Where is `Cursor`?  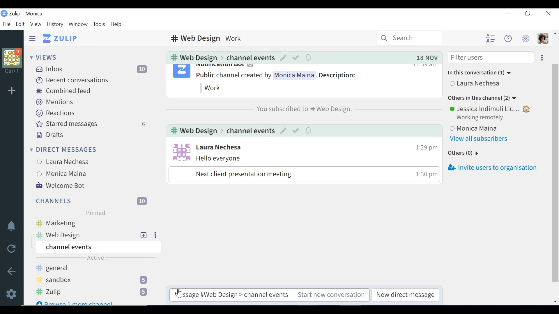
Cursor is located at coordinates (181, 293).